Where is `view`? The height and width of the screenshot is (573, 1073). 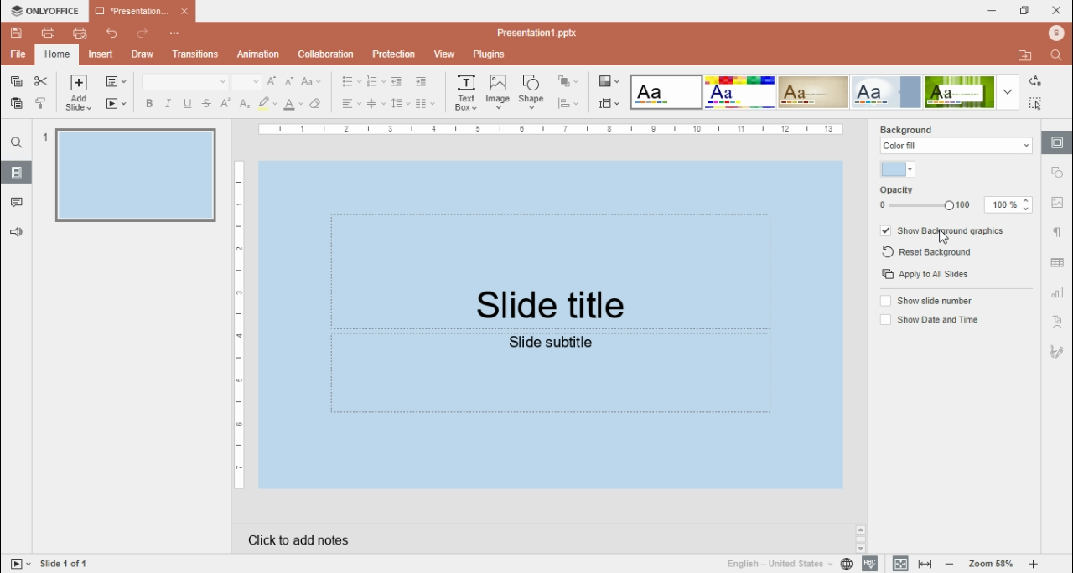
view is located at coordinates (444, 53).